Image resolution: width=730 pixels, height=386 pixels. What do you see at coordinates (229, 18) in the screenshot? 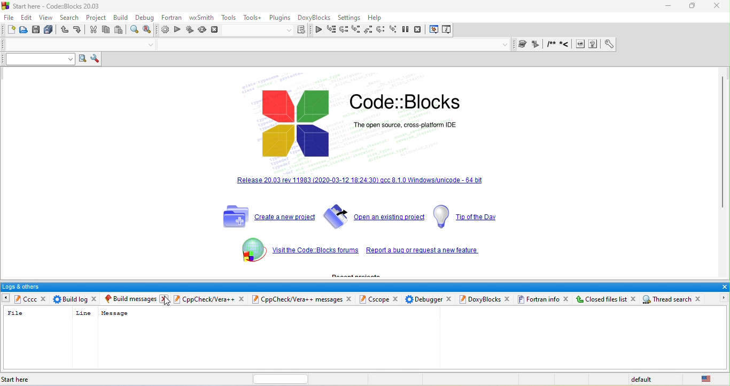
I see `tools` at bounding box center [229, 18].